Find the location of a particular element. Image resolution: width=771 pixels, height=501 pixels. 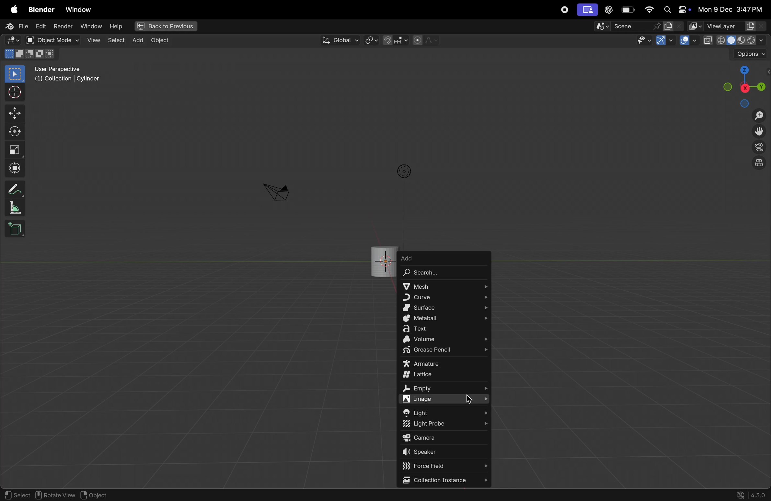

volume is located at coordinates (445, 340).